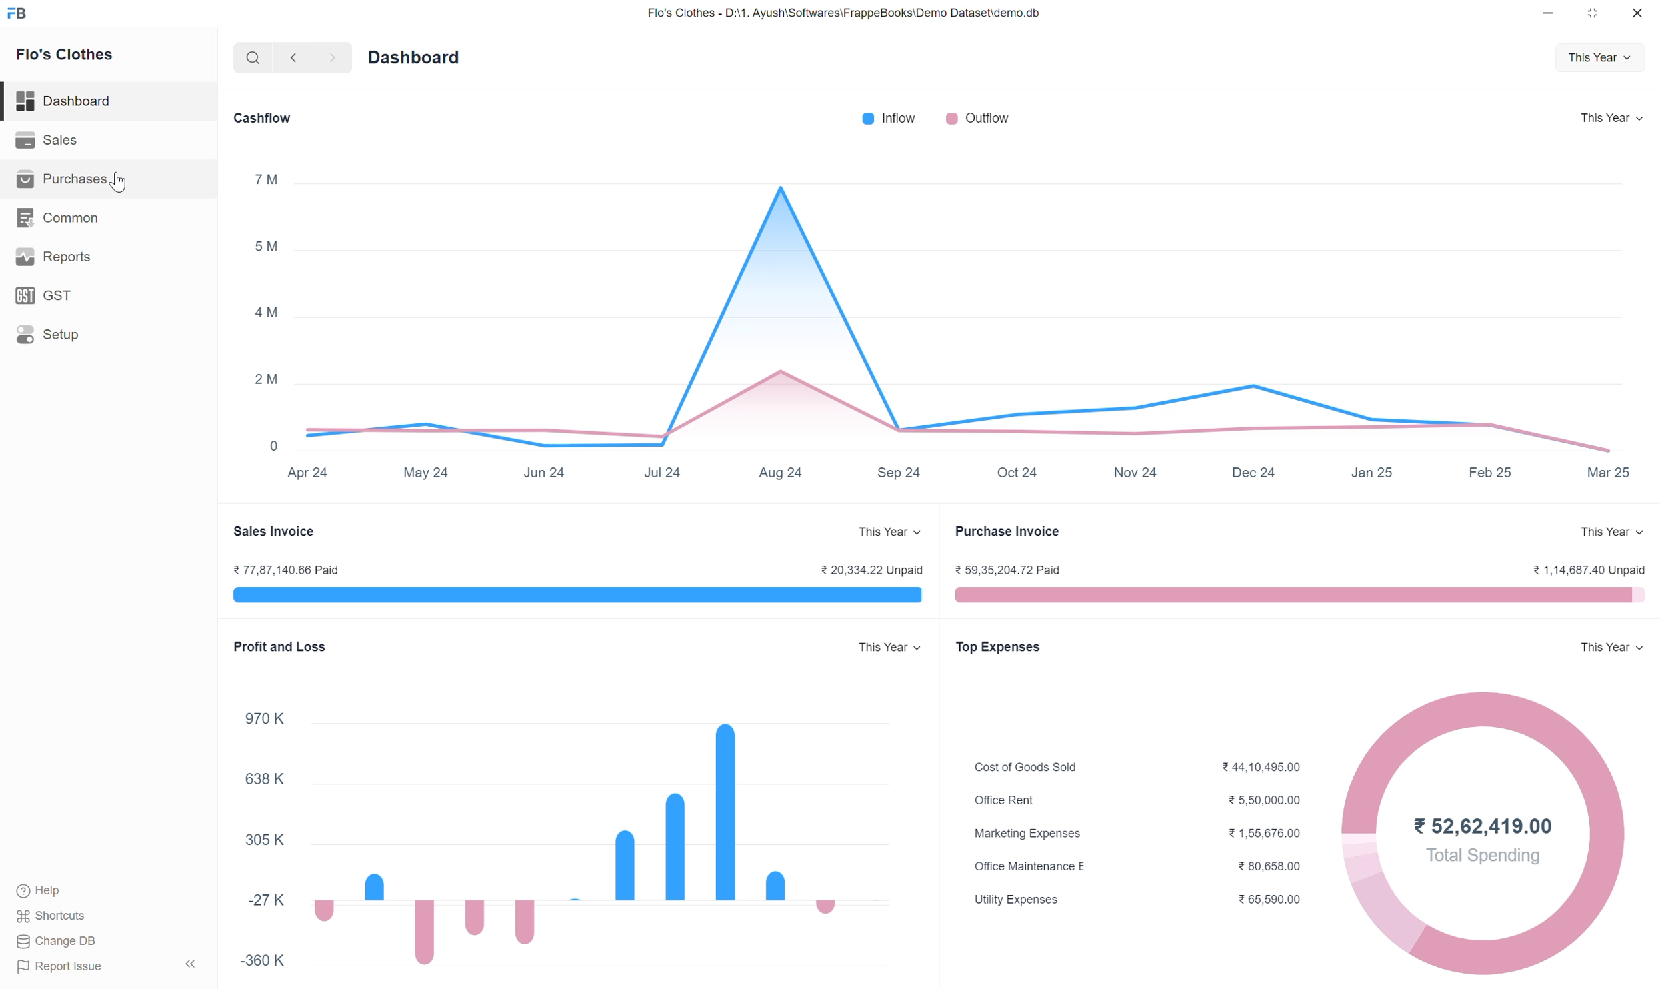  Describe the element at coordinates (665, 473) in the screenshot. I see `jul 24` at that location.